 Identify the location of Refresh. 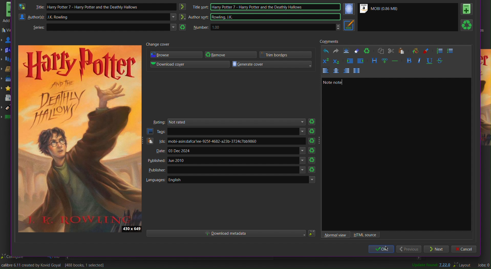
(367, 50).